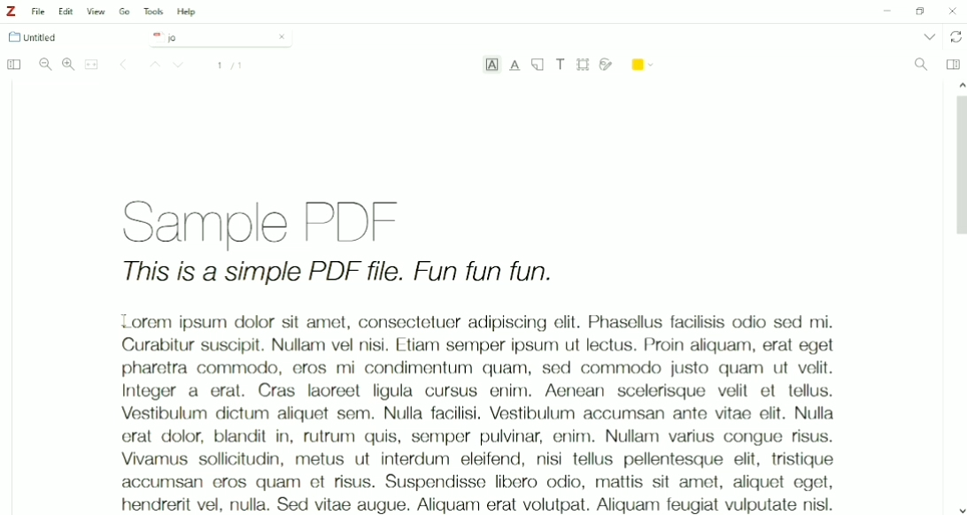 Image resolution: width=967 pixels, height=515 pixels. Describe the element at coordinates (39, 12) in the screenshot. I see `File` at that location.